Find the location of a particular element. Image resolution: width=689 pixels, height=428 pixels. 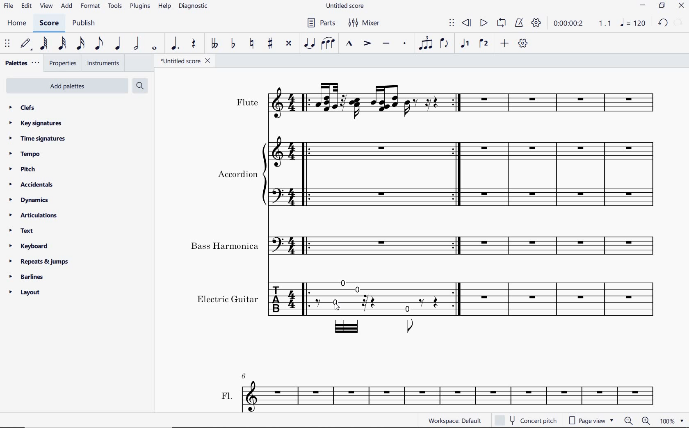

play is located at coordinates (483, 23).